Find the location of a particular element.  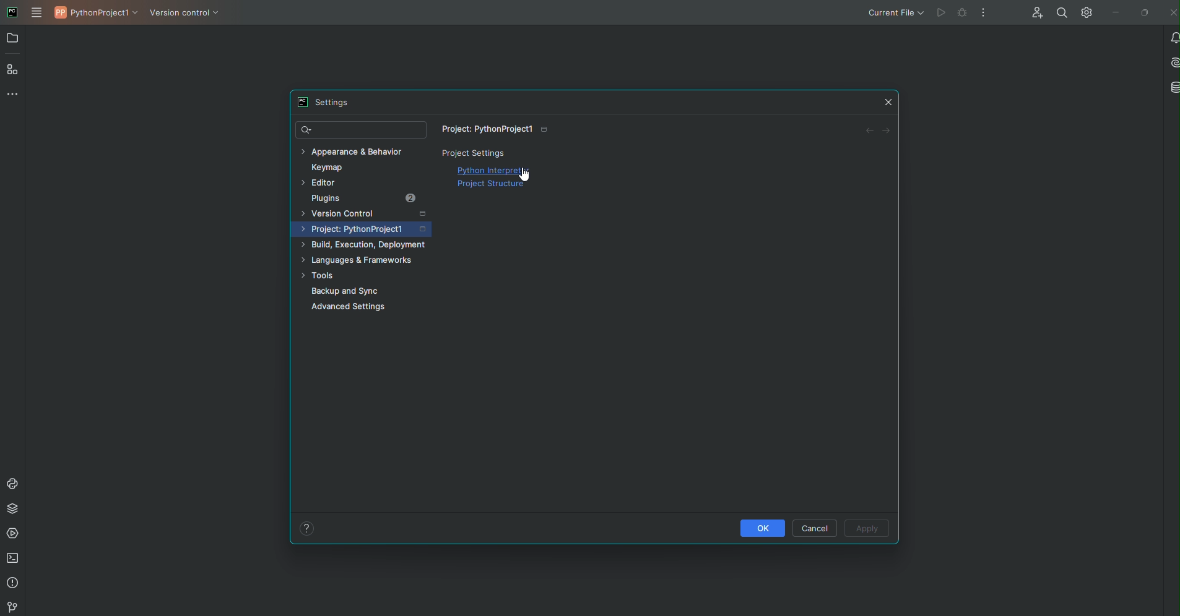

AI is located at coordinates (1172, 62).